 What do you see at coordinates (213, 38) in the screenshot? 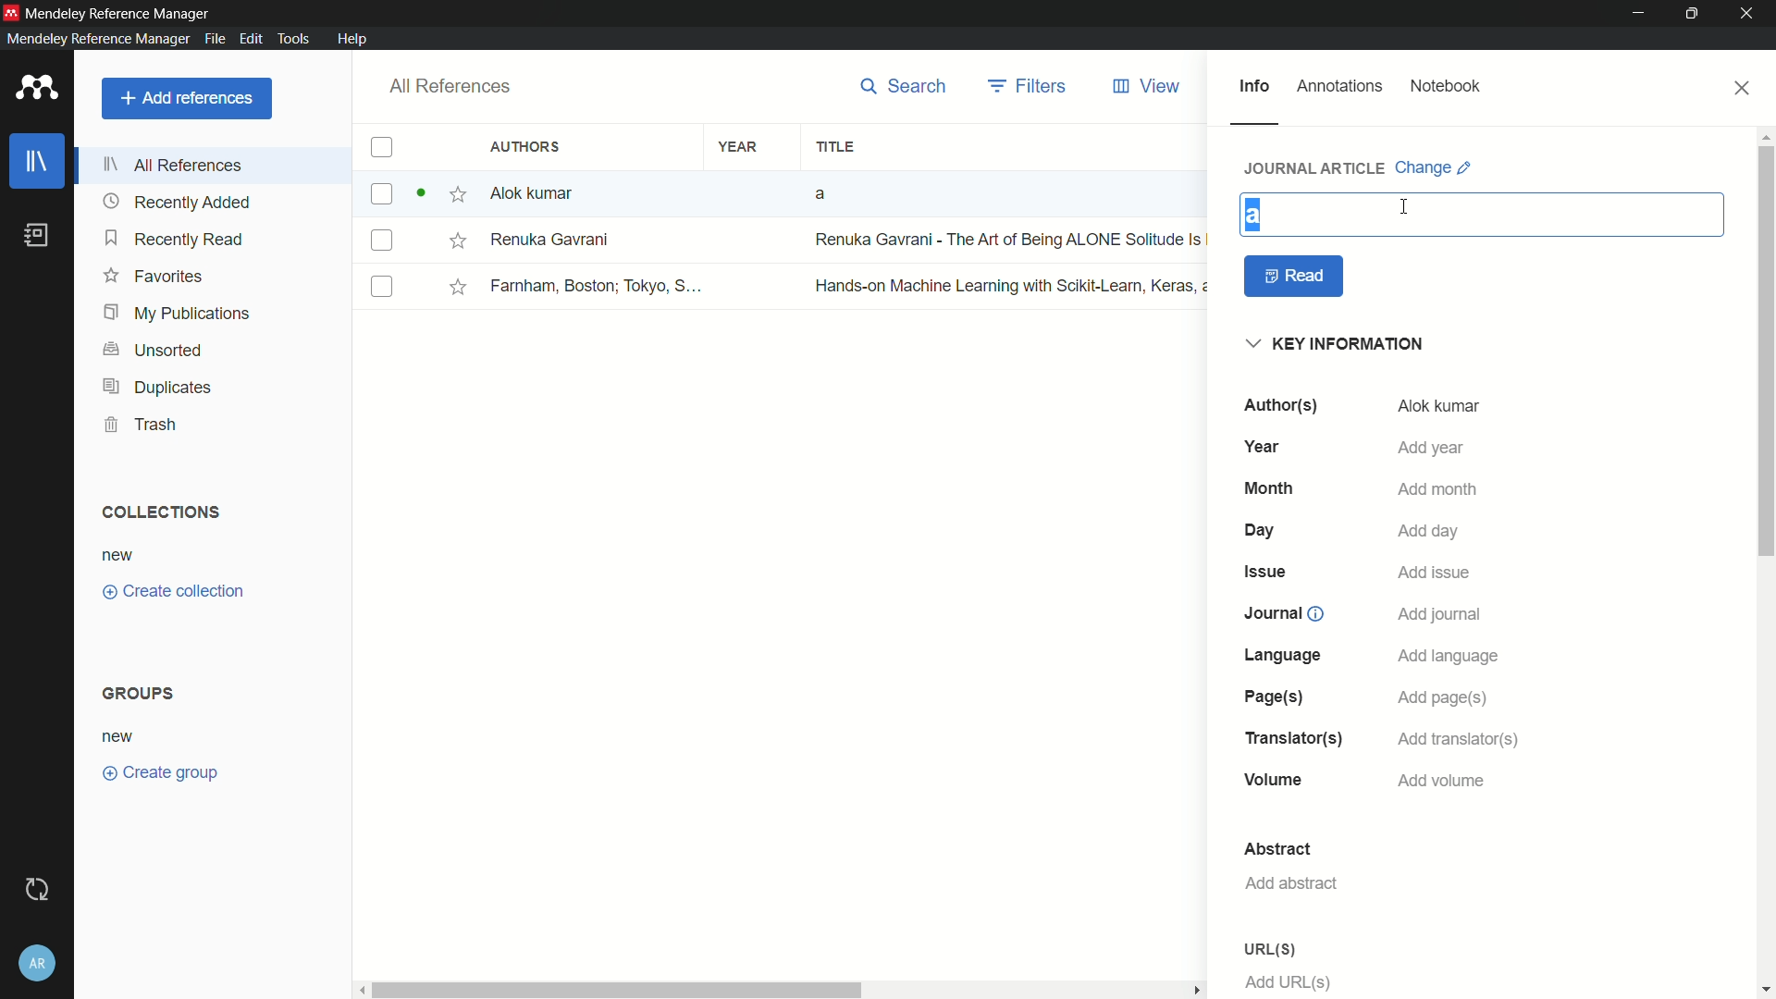
I see `file menu` at bounding box center [213, 38].